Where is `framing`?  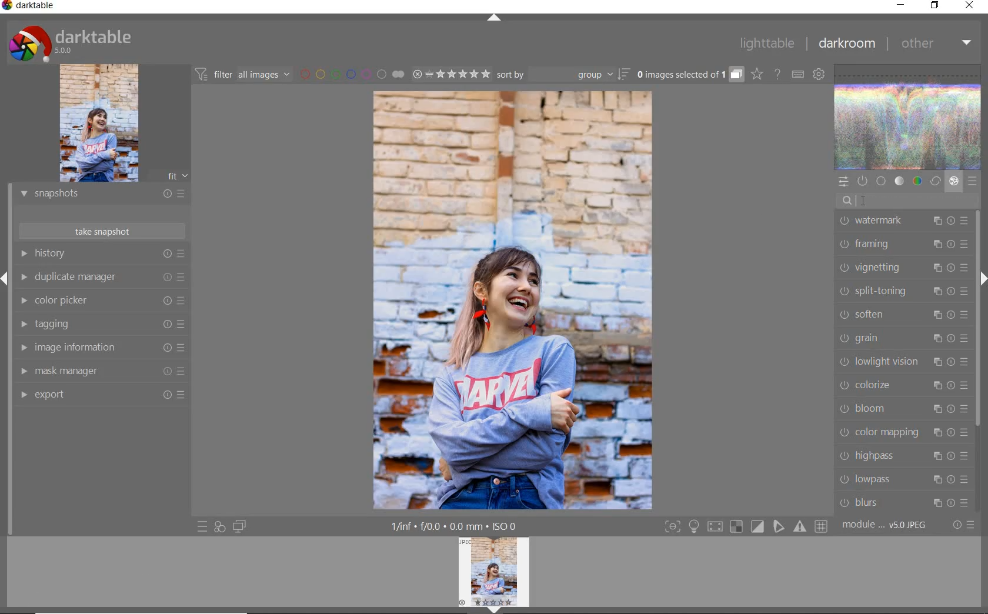 framing is located at coordinates (903, 244).